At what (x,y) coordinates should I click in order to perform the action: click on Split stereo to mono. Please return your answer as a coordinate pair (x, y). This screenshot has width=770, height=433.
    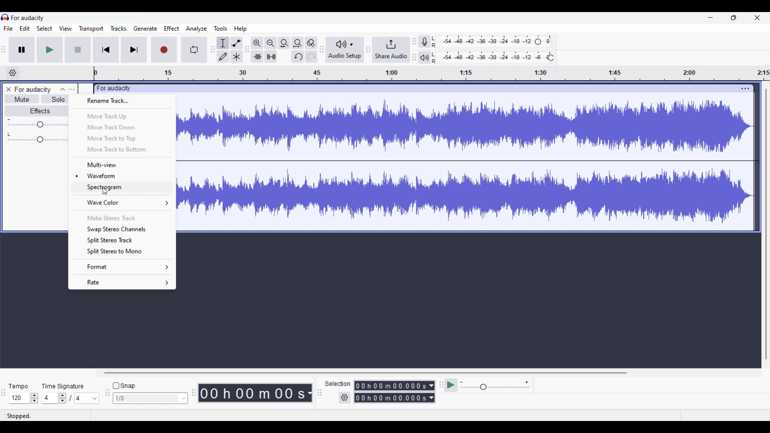
    Looking at the image, I should click on (122, 252).